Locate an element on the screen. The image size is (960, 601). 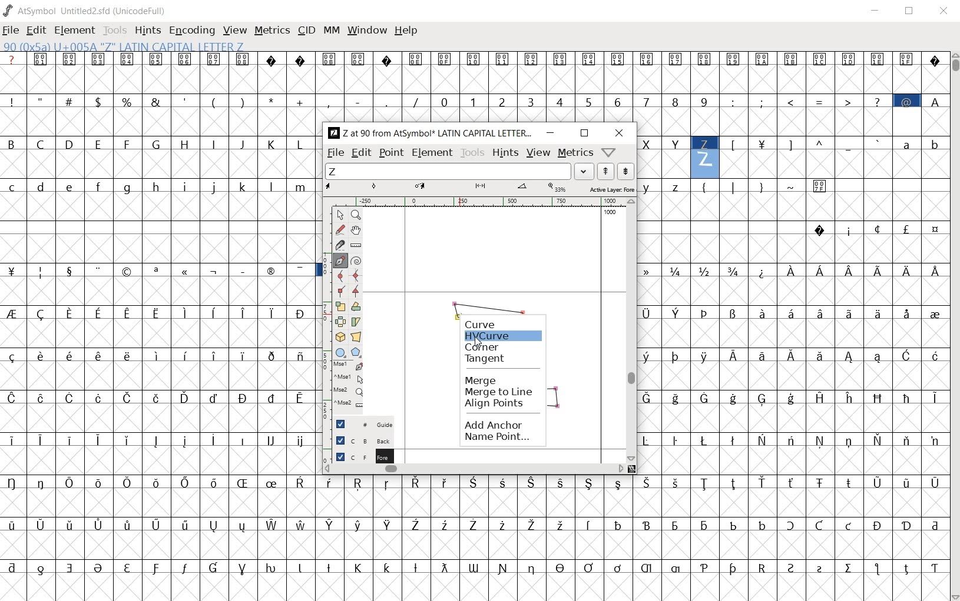
Guide is located at coordinates (358, 424).